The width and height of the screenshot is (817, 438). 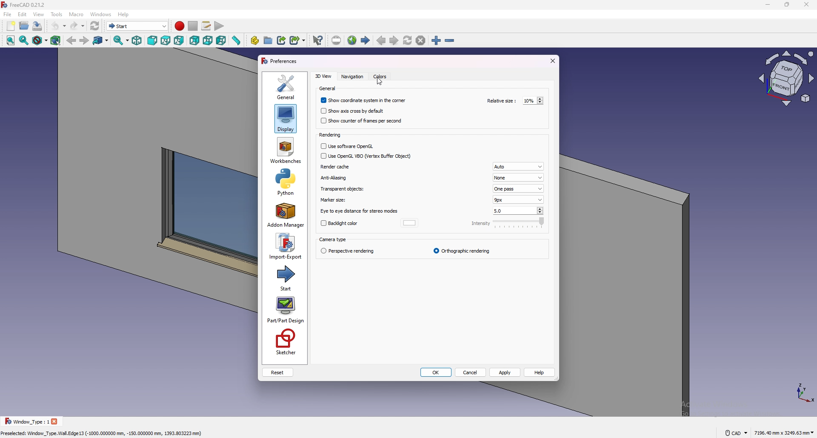 What do you see at coordinates (282, 40) in the screenshot?
I see `make link` at bounding box center [282, 40].